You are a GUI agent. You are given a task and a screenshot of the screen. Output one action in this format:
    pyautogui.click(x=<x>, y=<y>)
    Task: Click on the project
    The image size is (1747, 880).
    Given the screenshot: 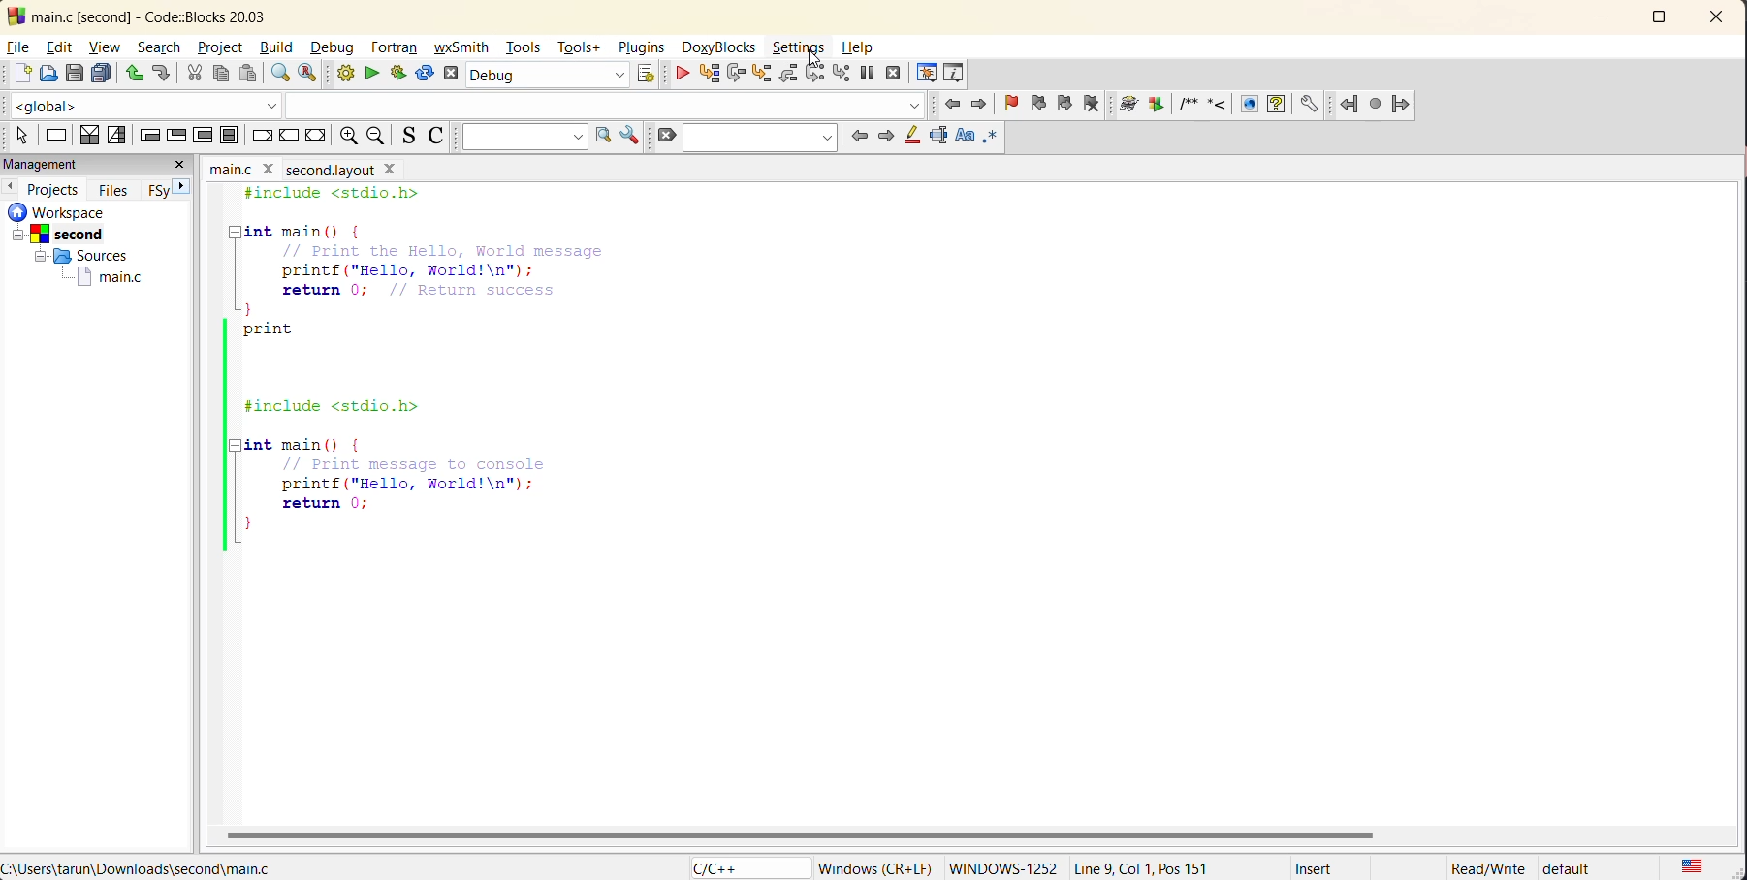 What is the action you would take?
    pyautogui.click(x=220, y=48)
    